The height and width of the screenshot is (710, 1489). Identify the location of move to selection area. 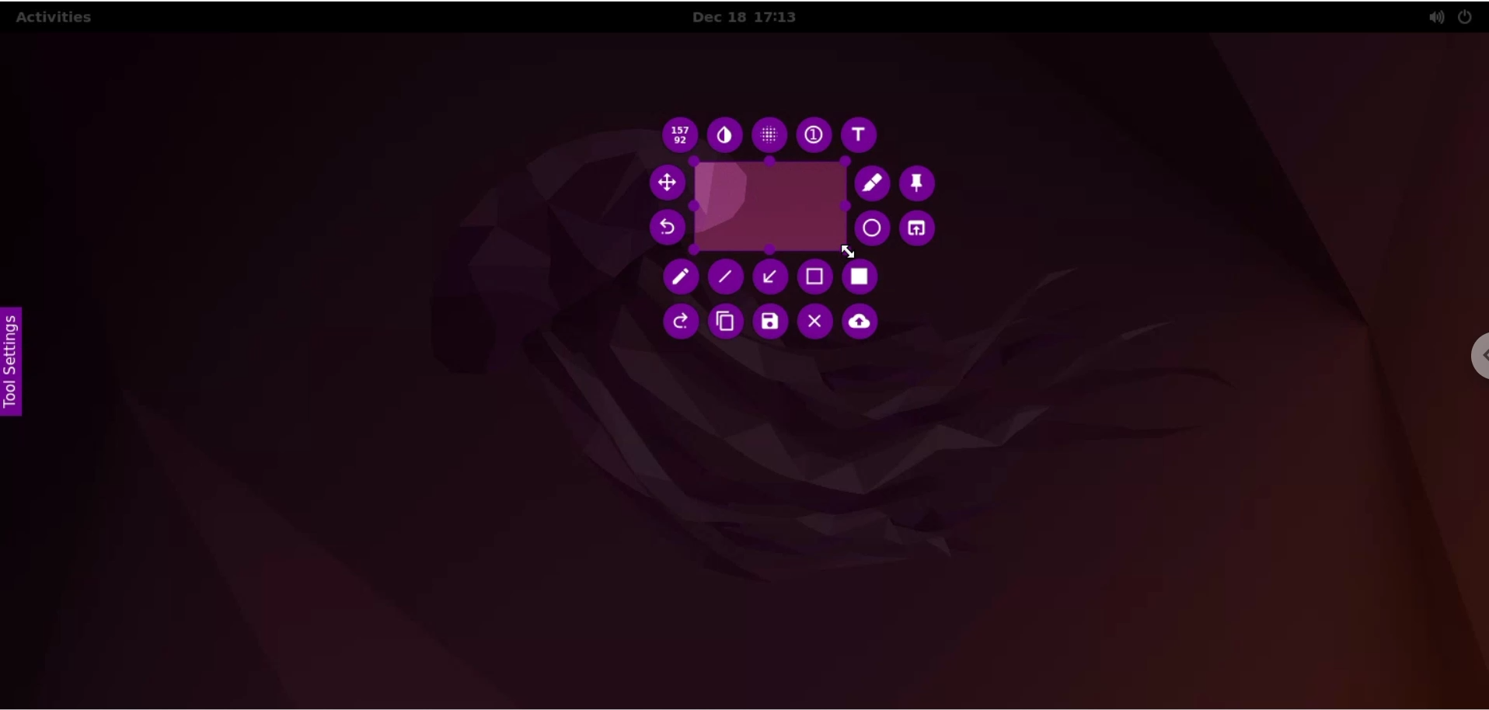
(670, 183).